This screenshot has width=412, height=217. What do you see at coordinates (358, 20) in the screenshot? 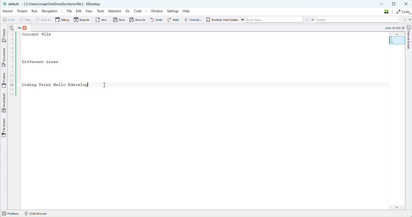
I see `Outline` at bounding box center [358, 20].